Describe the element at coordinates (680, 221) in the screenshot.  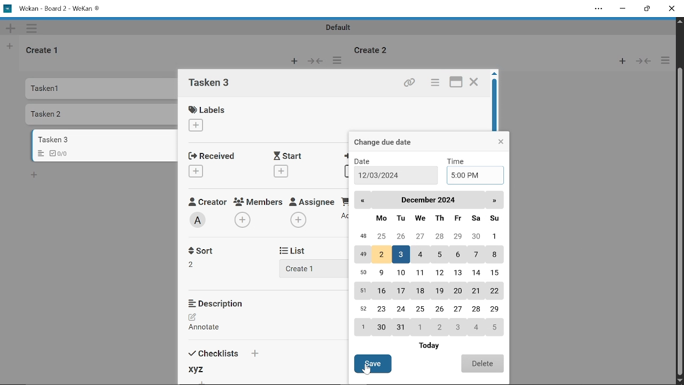
I see `Vertical scrollbar` at that location.